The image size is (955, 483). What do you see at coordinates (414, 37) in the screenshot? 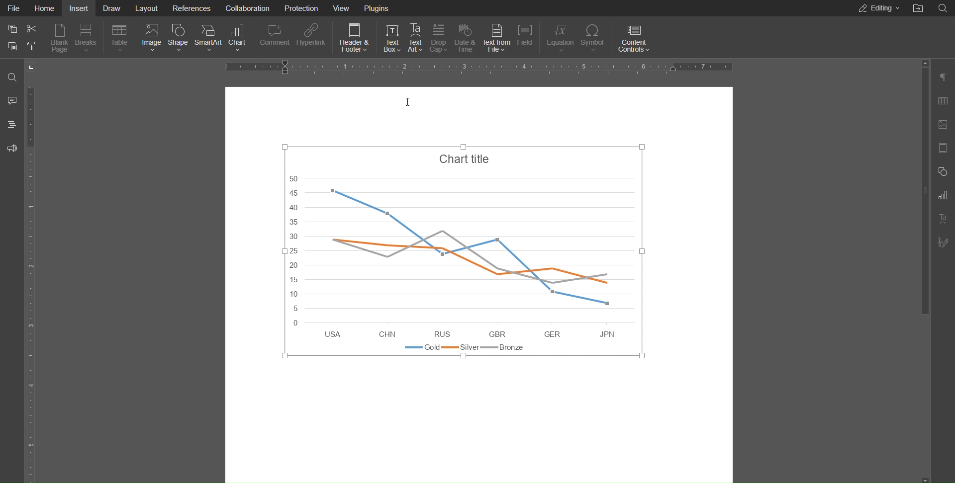
I see `Text Art` at bounding box center [414, 37].